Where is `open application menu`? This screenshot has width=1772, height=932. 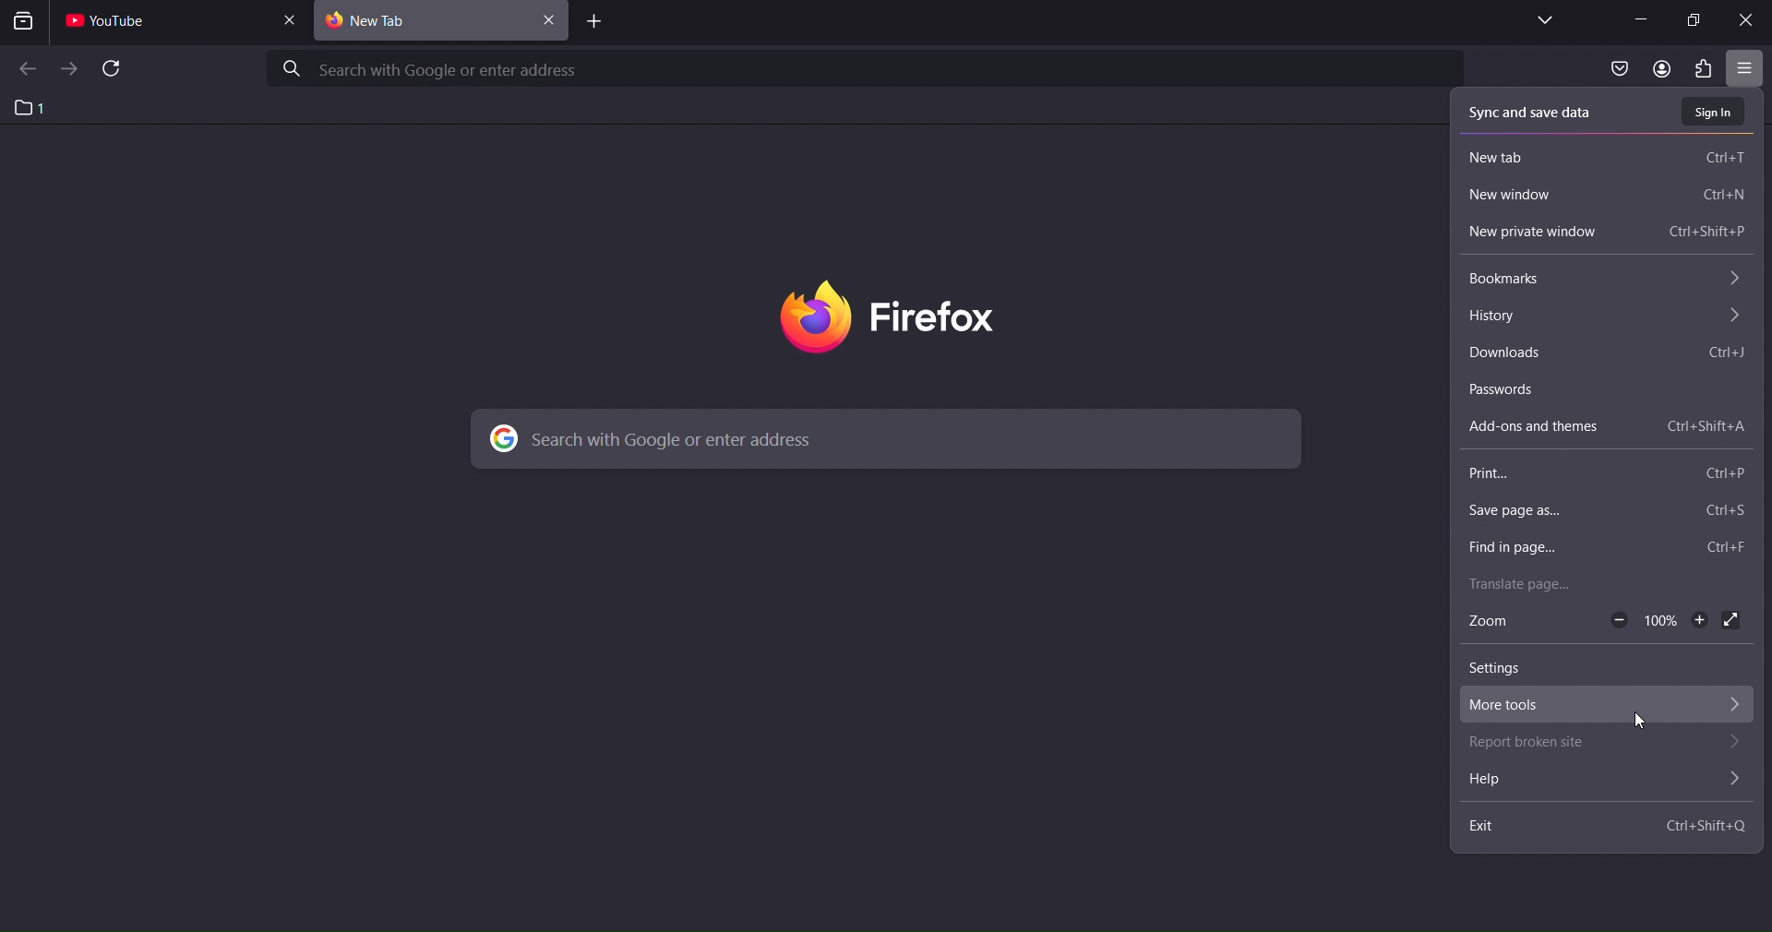
open application menu is located at coordinates (1743, 70).